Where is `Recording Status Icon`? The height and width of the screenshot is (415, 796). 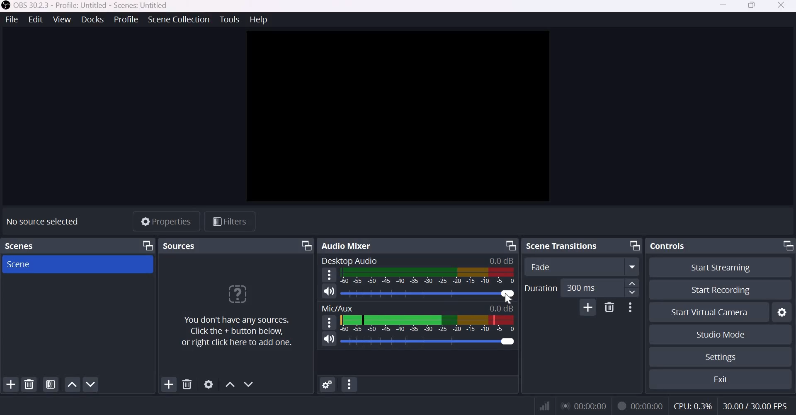 Recording Status Icon is located at coordinates (621, 405).